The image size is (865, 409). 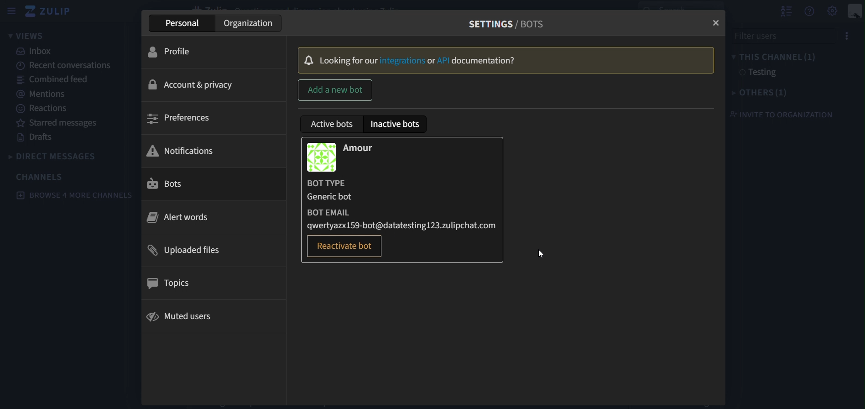 What do you see at coordinates (59, 123) in the screenshot?
I see `starred messages` at bounding box center [59, 123].